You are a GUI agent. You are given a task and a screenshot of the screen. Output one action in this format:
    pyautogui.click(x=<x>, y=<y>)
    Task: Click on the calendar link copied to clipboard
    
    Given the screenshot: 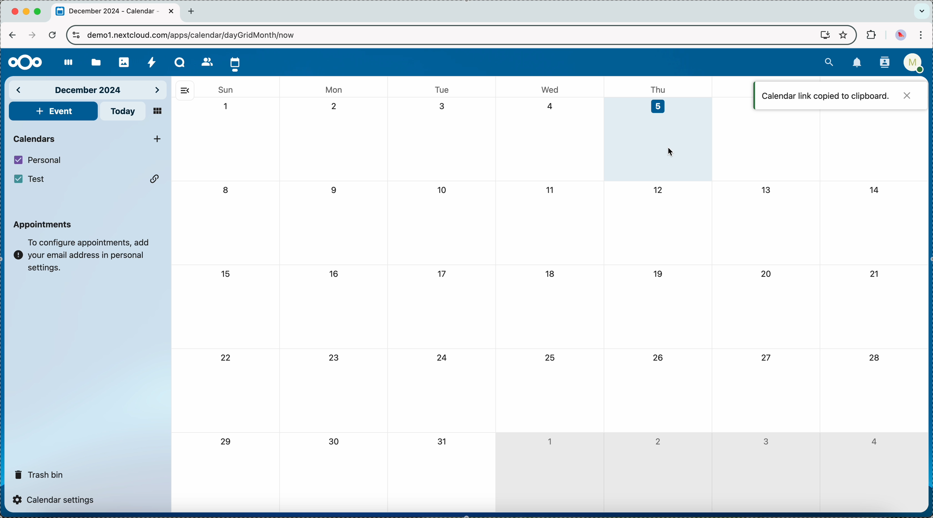 What is the action you would take?
    pyautogui.click(x=840, y=96)
    